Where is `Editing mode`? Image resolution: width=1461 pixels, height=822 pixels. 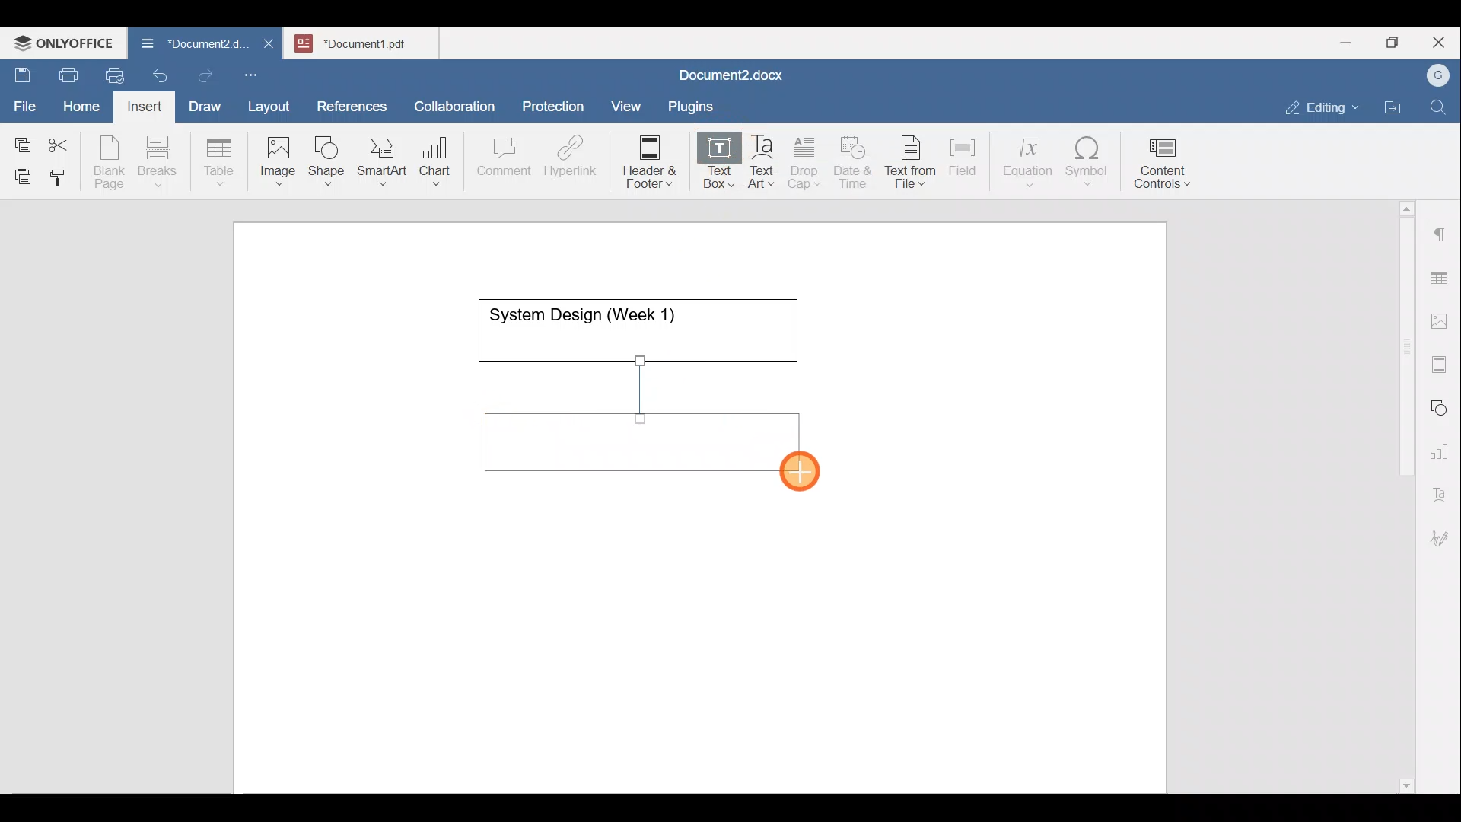 Editing mode is located at coordinates (1323, 104).